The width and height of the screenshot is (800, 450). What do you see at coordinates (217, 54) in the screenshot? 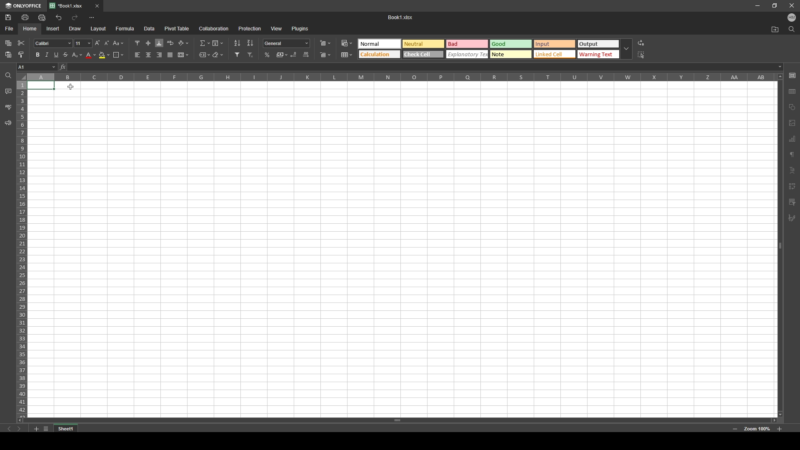
I see `clear` at bounding box center [217, 54].